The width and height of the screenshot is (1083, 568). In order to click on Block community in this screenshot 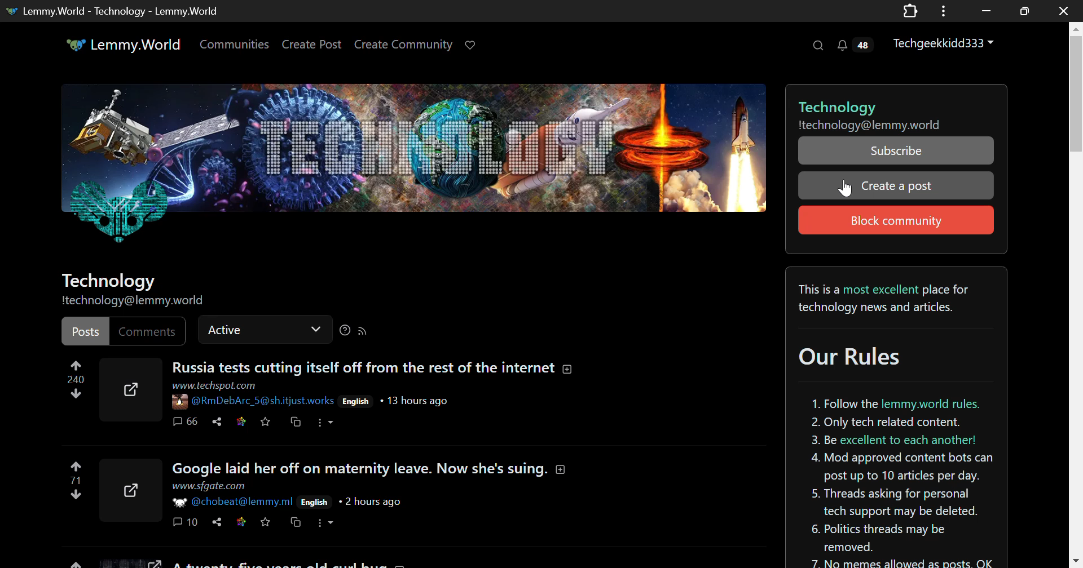, I will do `click(895, 220)`.